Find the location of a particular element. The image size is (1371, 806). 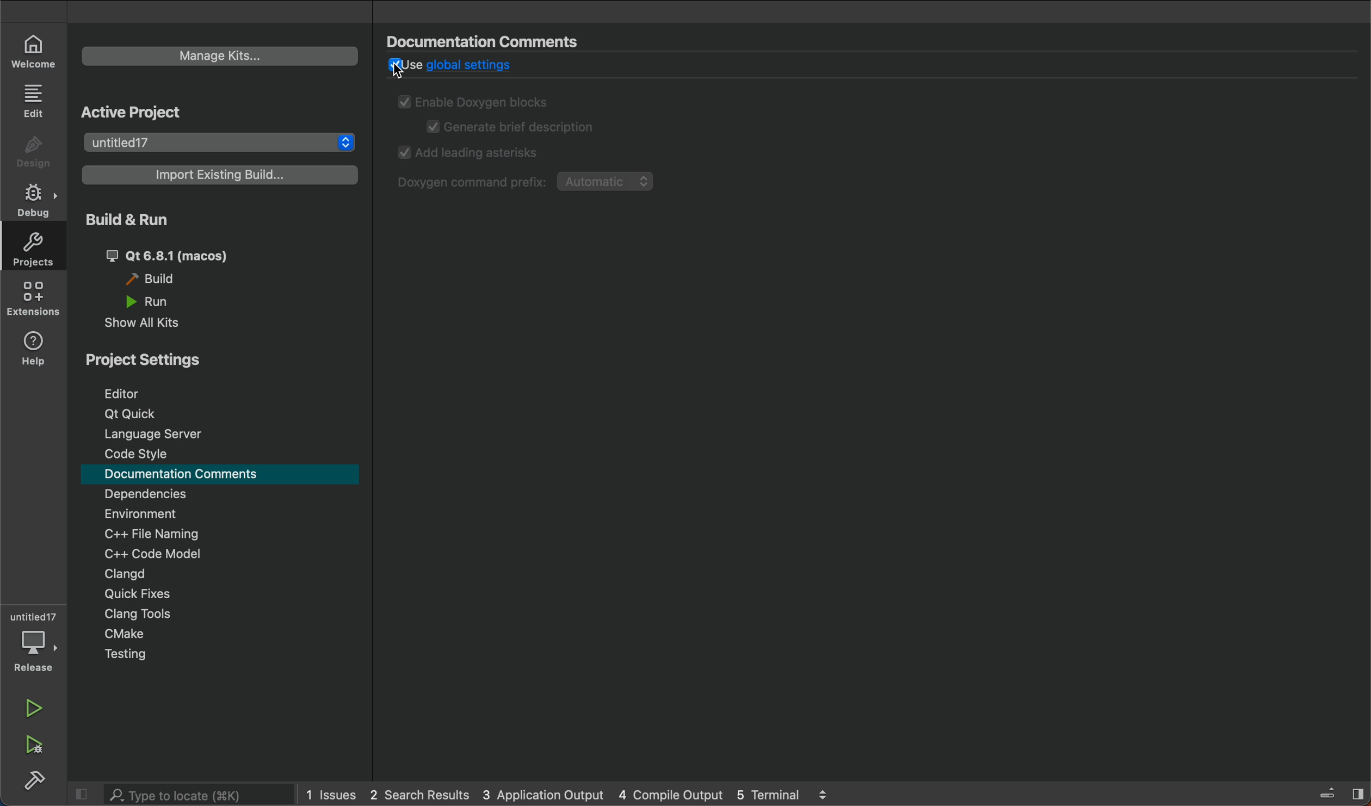

debugger is located at coordinates (33, 640).